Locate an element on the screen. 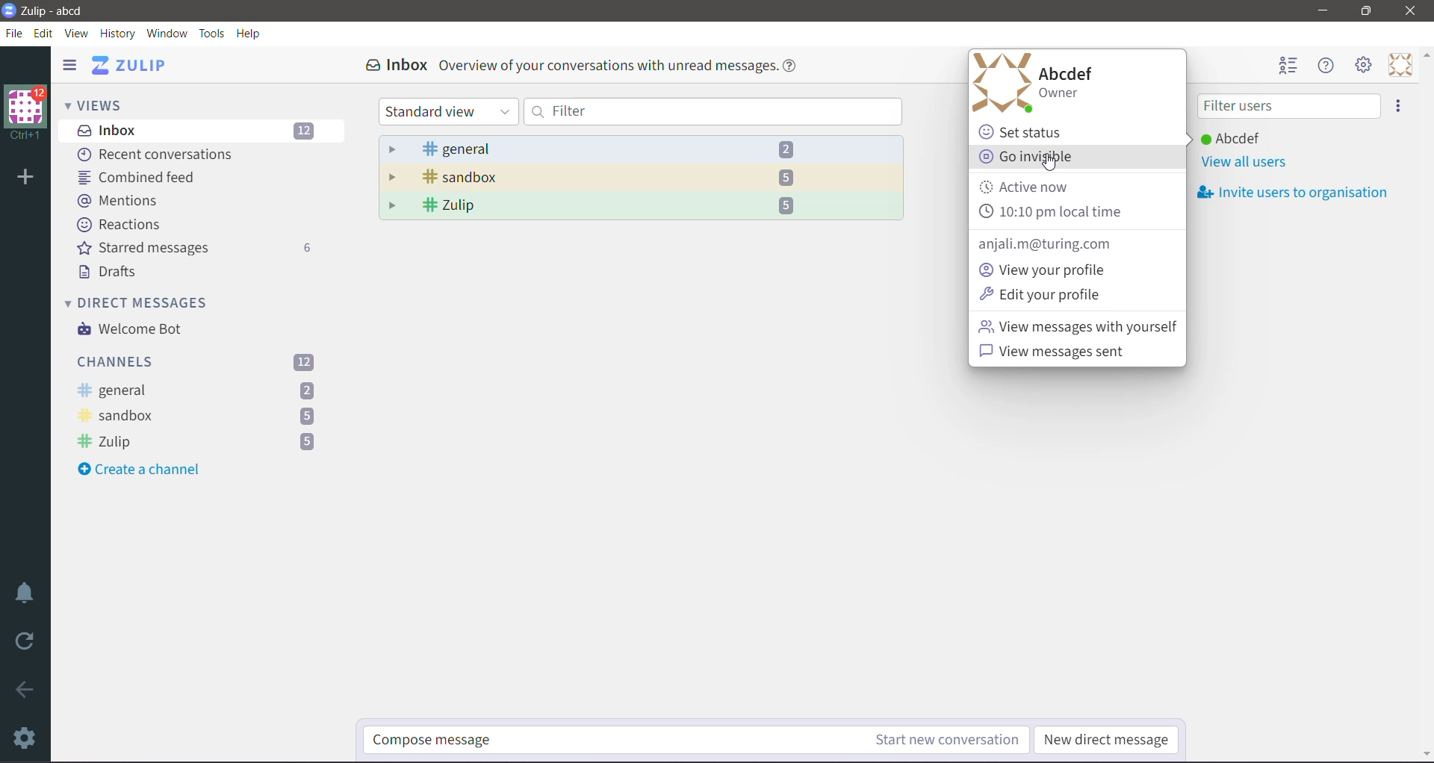 Image resolution: width=1434 pixels, height=763 pixels. Window is located at coordinates (170, 34).